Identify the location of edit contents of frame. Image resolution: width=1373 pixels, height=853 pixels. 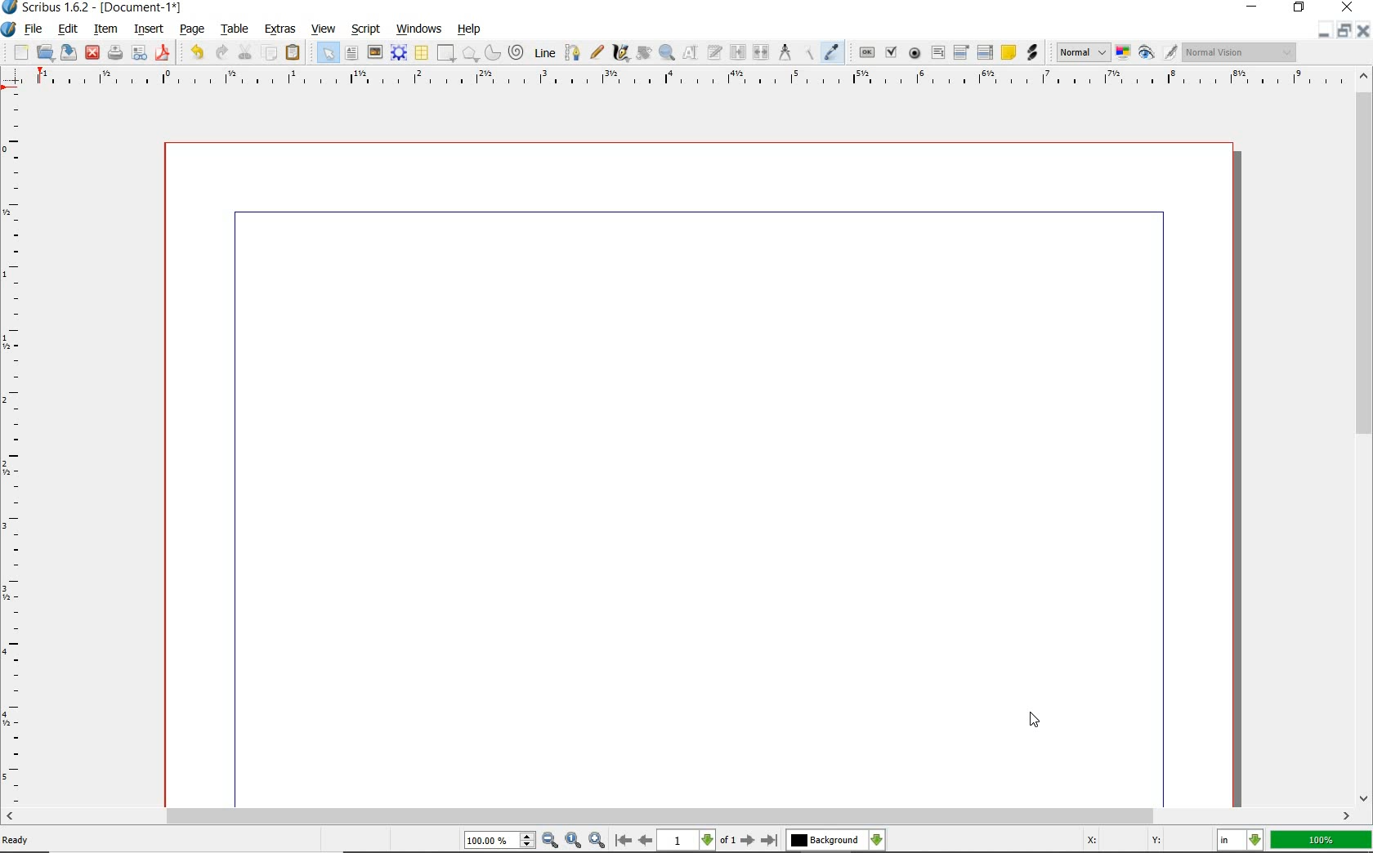
(691, 52).